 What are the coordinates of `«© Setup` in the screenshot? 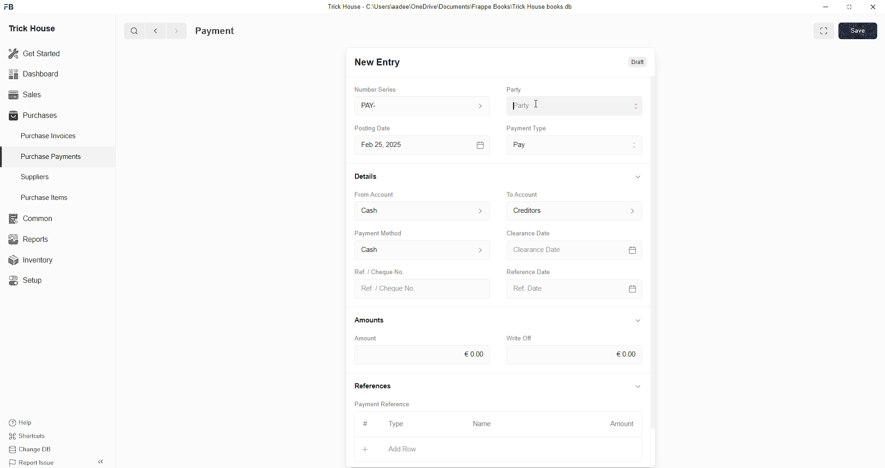 It's located at (29, 281).